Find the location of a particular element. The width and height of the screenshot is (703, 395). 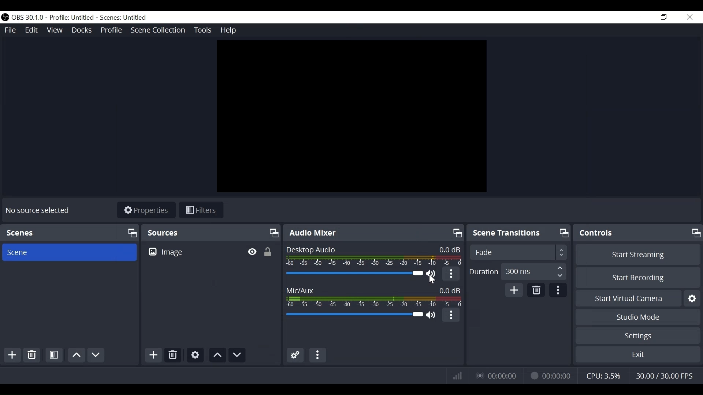

Help is located at coordinates (229, 30).